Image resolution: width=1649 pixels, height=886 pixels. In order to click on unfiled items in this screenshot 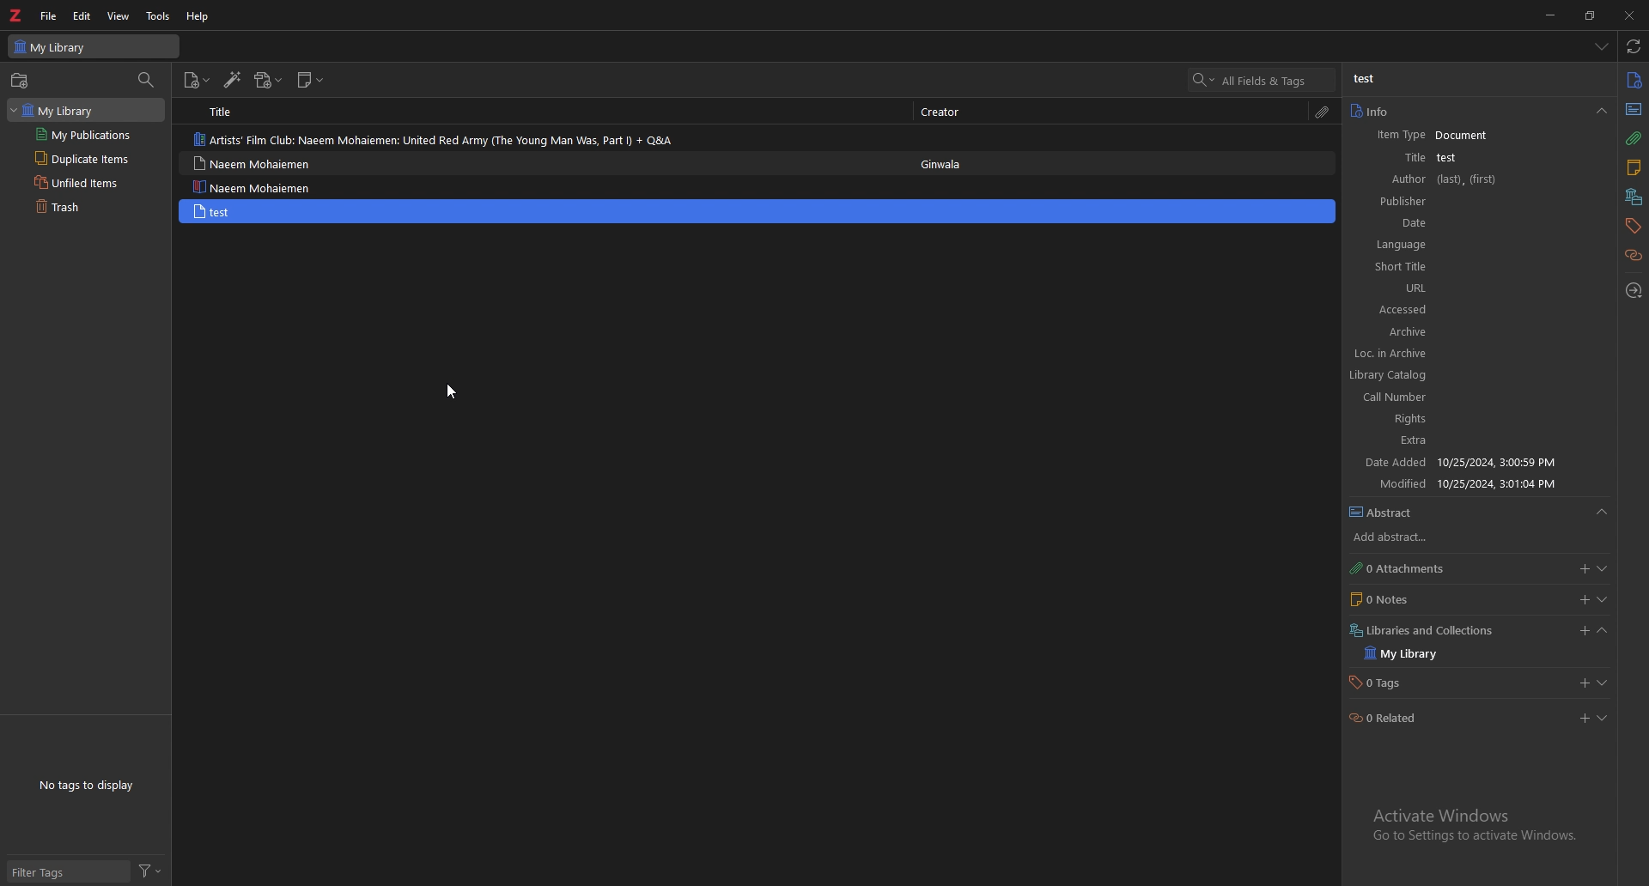, I will do `click(80, 183)`.